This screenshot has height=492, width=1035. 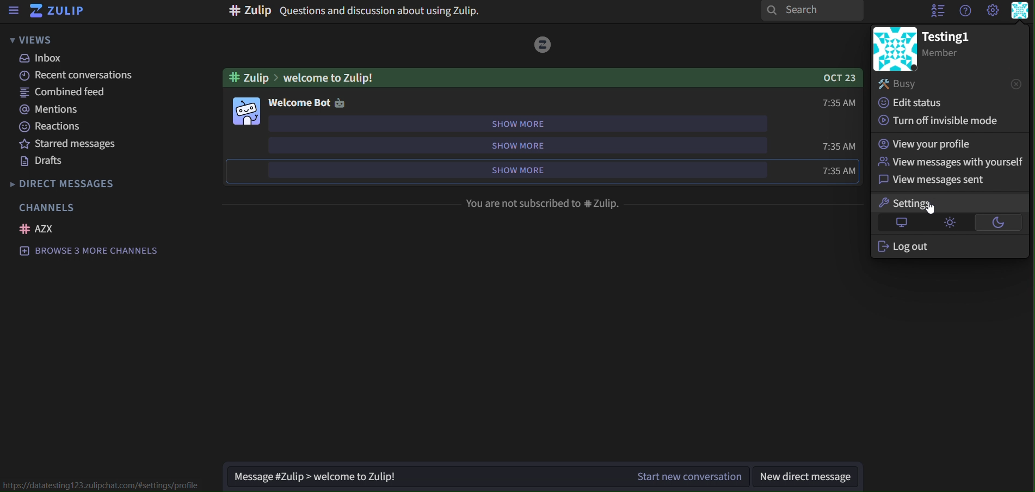 I want to click on setting, so click(x=992, y=11).